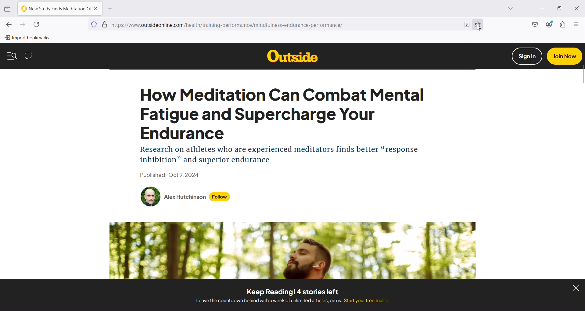 The height and width of the screenshot is (311, 585). Describe the element at coordinates (220, 197) in the screenshot. I see `Follow button` at that location.